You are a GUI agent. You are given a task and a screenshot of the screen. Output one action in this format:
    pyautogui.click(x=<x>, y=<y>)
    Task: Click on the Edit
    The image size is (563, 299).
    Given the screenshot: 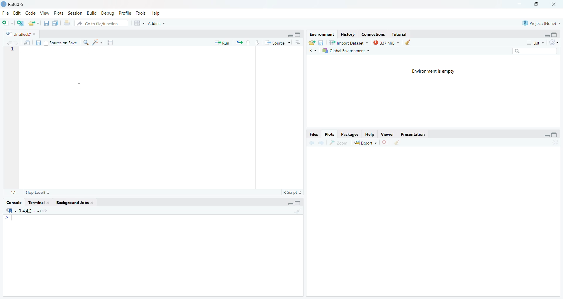 What is the action you would take?
    pyautogui.click(x=17, y=13)
    